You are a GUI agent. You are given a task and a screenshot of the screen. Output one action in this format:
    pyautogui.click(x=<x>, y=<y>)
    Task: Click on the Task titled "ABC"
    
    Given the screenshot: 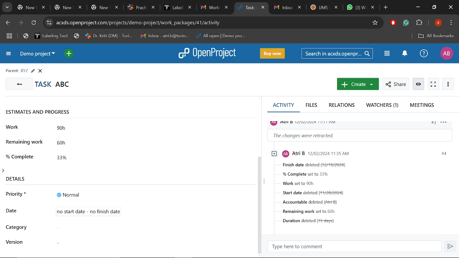 What is the action you would take?
    pyautogui.click(x=52, y=84)
    